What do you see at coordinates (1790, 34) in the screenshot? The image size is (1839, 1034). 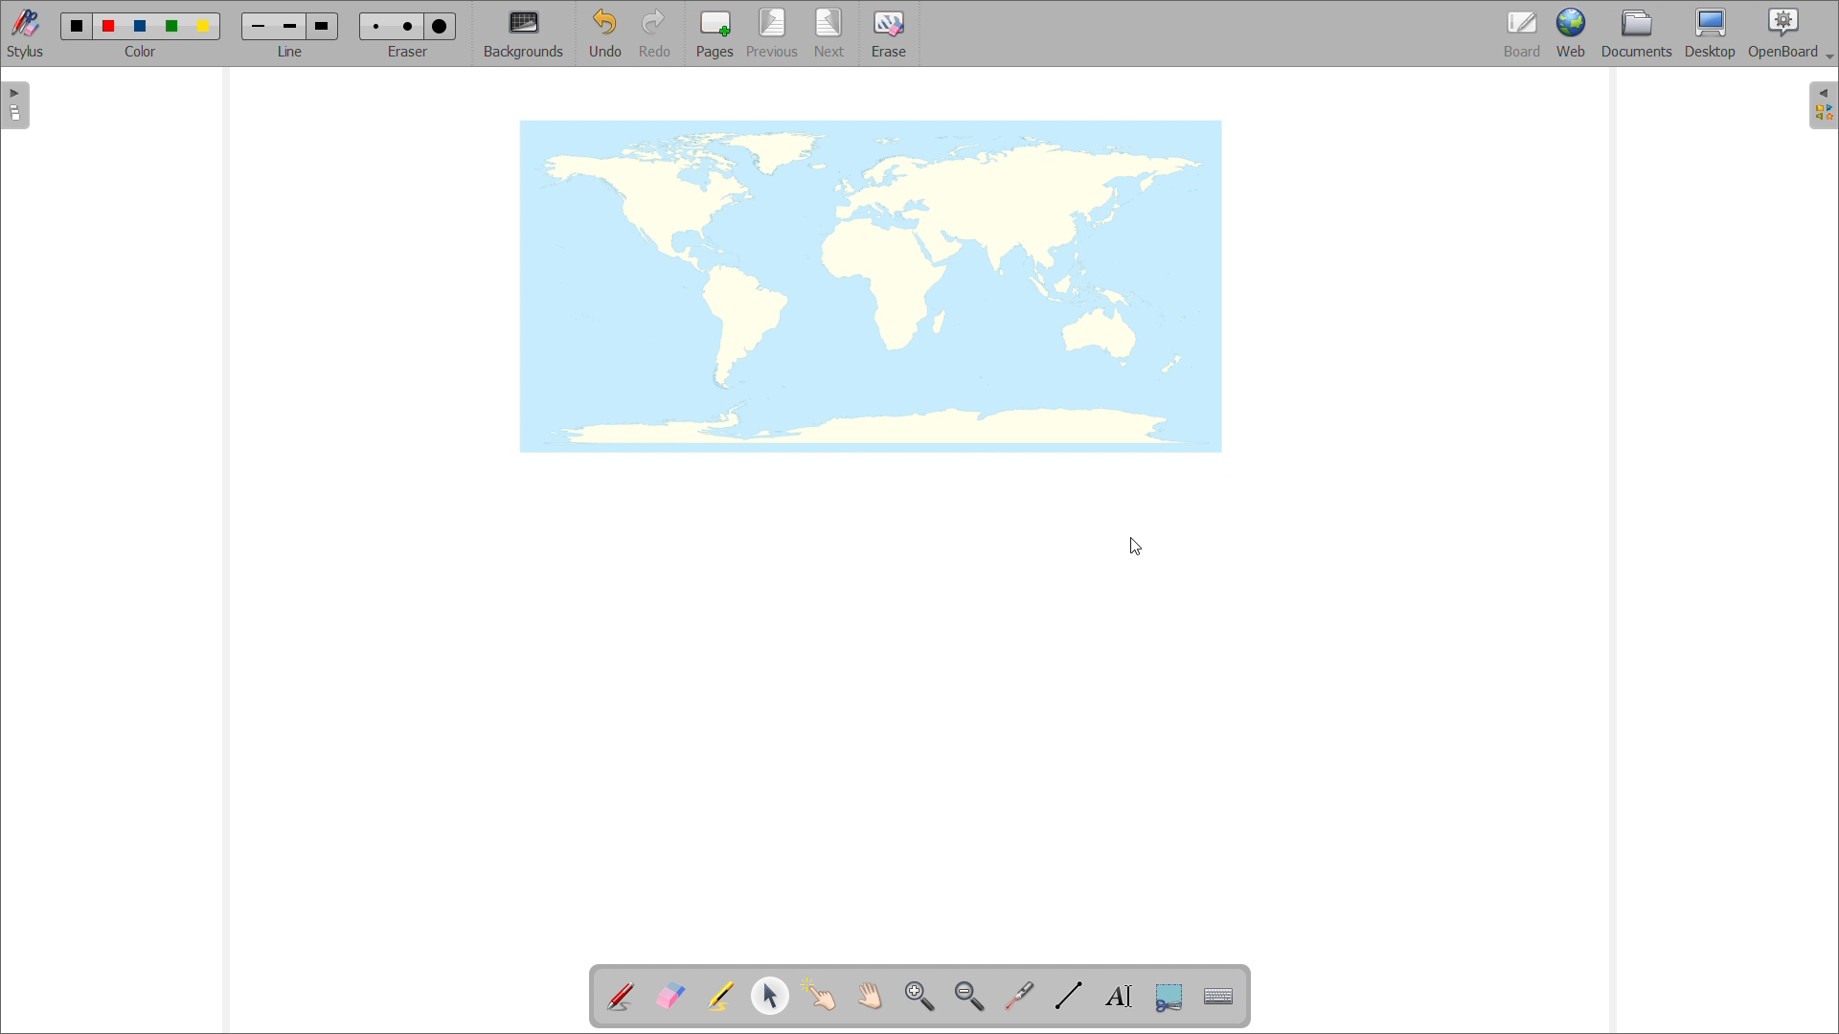 I see `openboard settings` at bounding box center [1790, 34].